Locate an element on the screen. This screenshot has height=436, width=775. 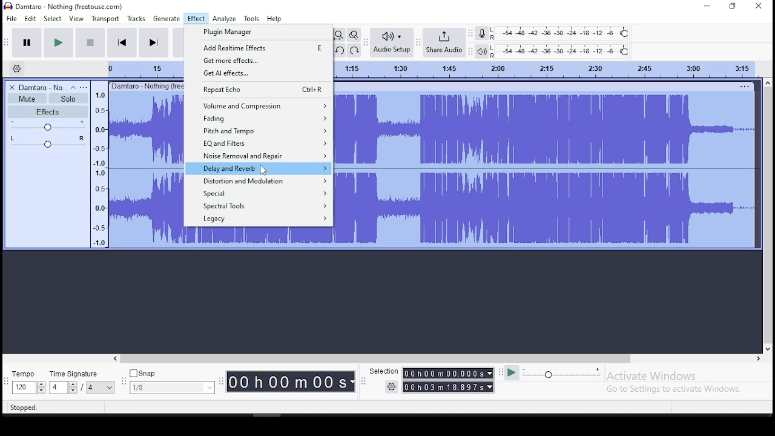
spectral tools is located at coordinates (259, 205).